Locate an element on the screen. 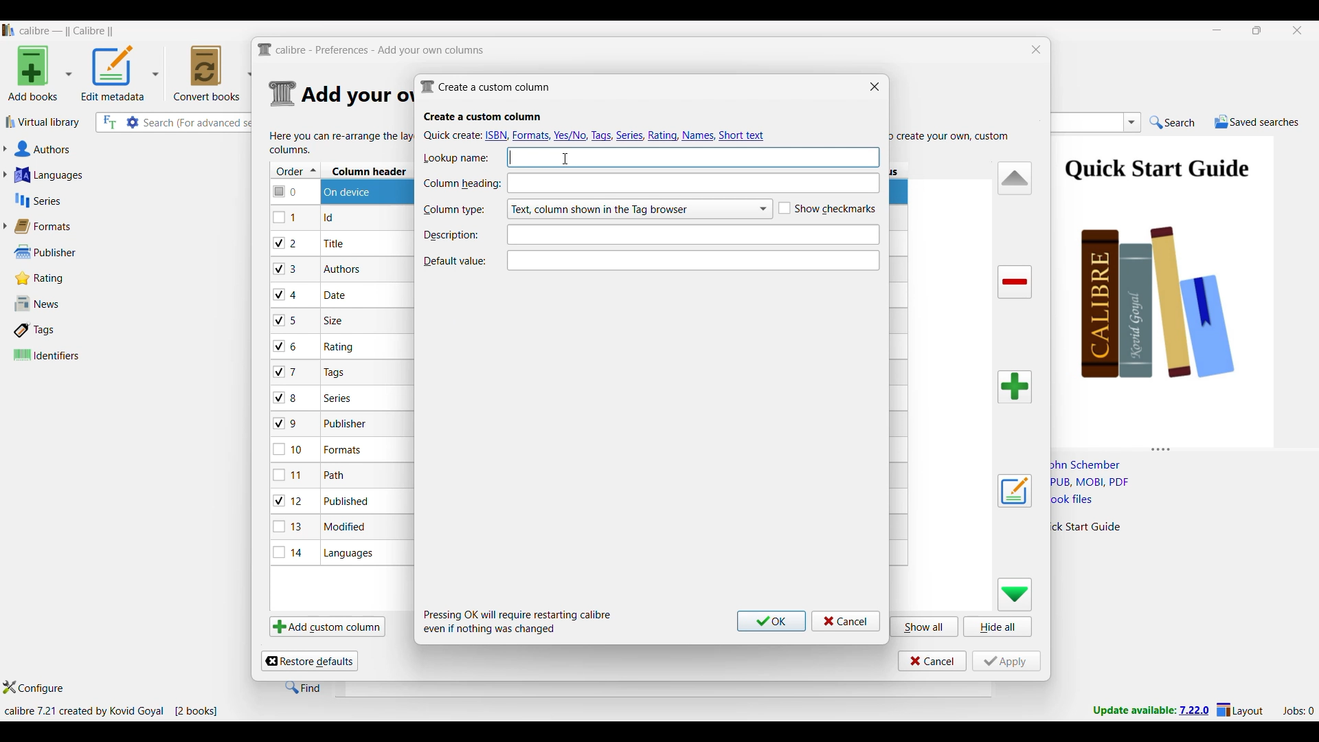 The height and width of the screenshot is (742, 1319). checkbox - 3 is located at coordinates (286, 269).